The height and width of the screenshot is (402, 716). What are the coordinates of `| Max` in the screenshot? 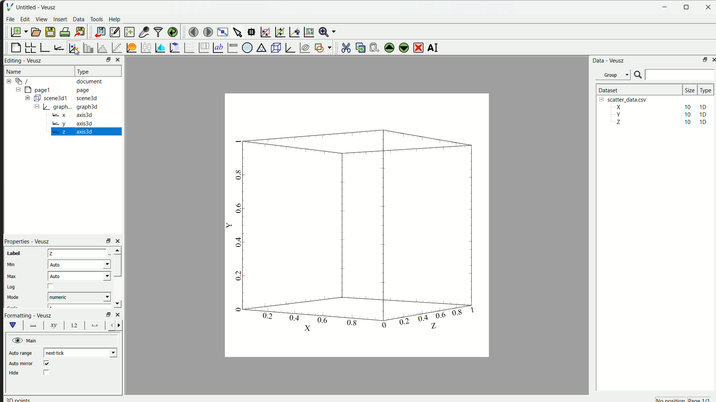 It's located at (13, 277).